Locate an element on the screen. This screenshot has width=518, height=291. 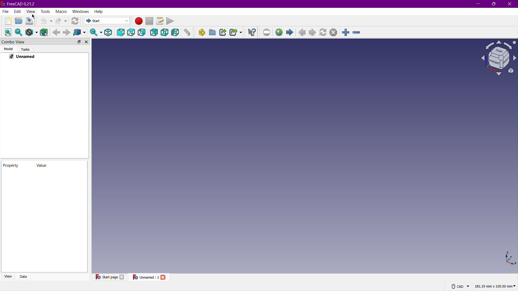
Model is located at coordinates (8, 50).